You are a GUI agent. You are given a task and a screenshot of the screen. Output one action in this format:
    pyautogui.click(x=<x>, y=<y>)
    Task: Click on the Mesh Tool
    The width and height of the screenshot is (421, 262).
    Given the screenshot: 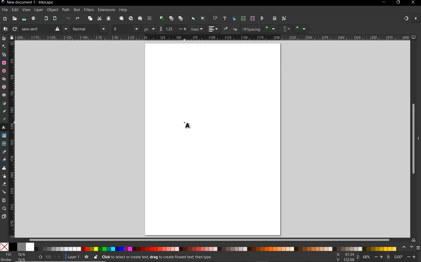 What is the action you would take?
    pyautogui.click(x=4, y=144)
    